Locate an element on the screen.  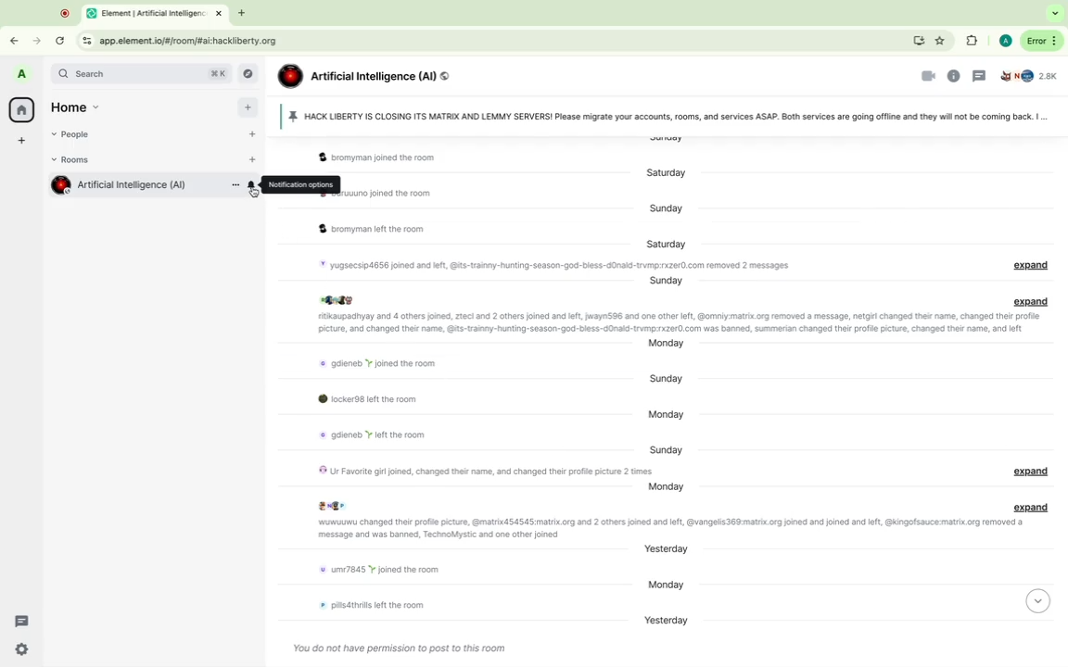
Refresh is located at coordinates (59, 40).